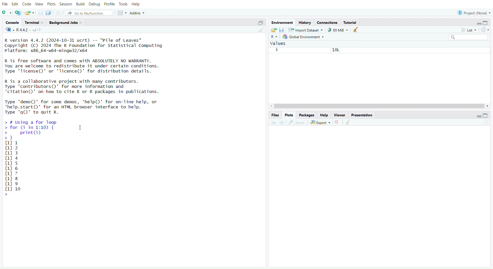  What do you see at coordinates (340, 115) in the screenshot?
I see `viewer` at bounding box center [340, 115].